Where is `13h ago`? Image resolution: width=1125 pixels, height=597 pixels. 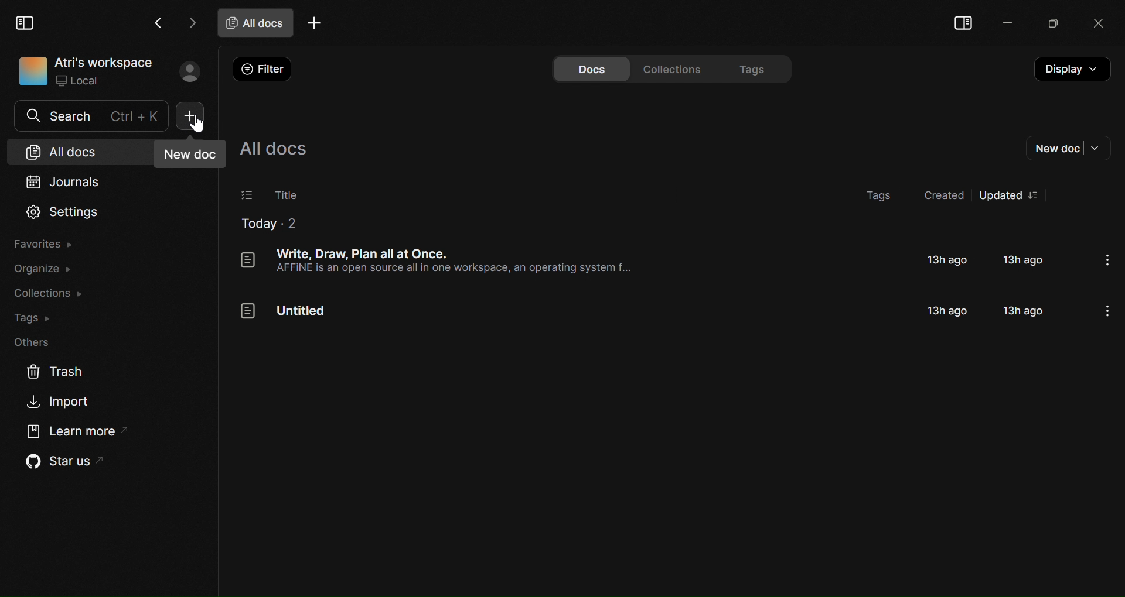 13h ago is located at coordinates (947, 260).